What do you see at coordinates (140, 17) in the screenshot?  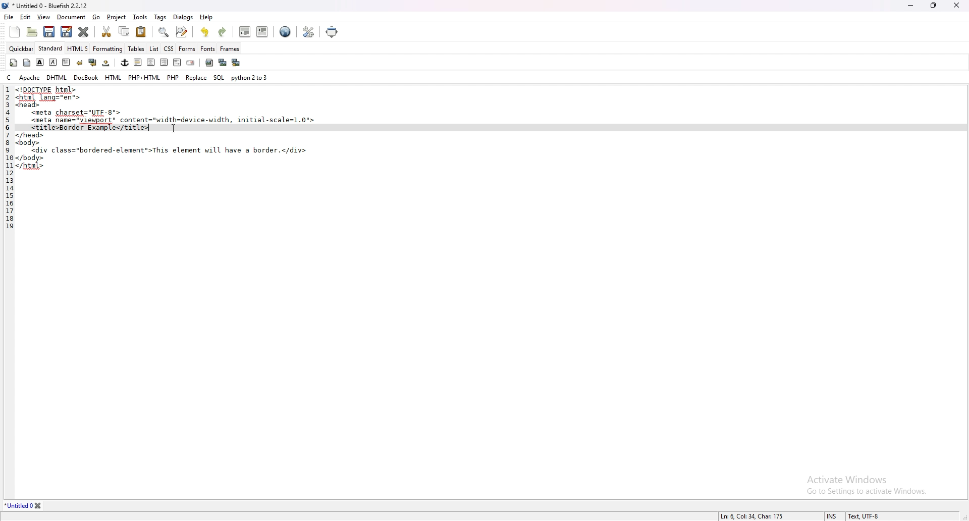 I see `tools` at bounding box center [140, 17].